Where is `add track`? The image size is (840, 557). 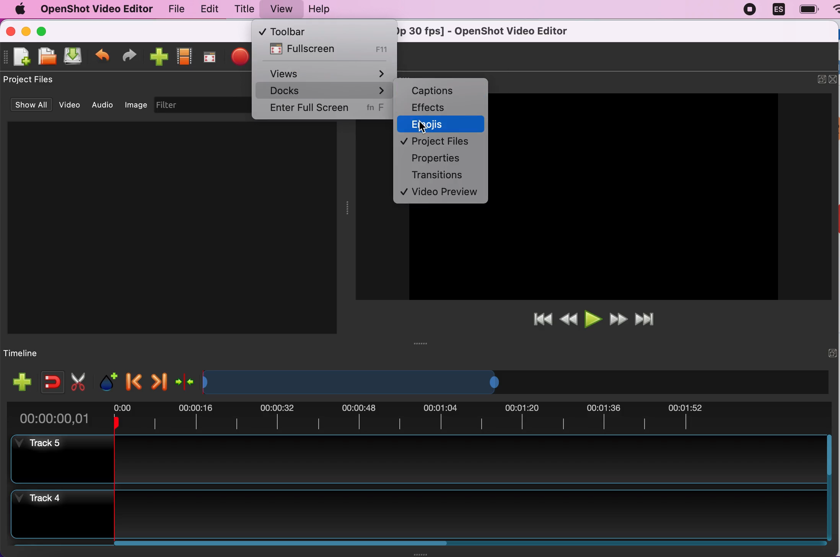
add track is located at coordinates (22, 382).